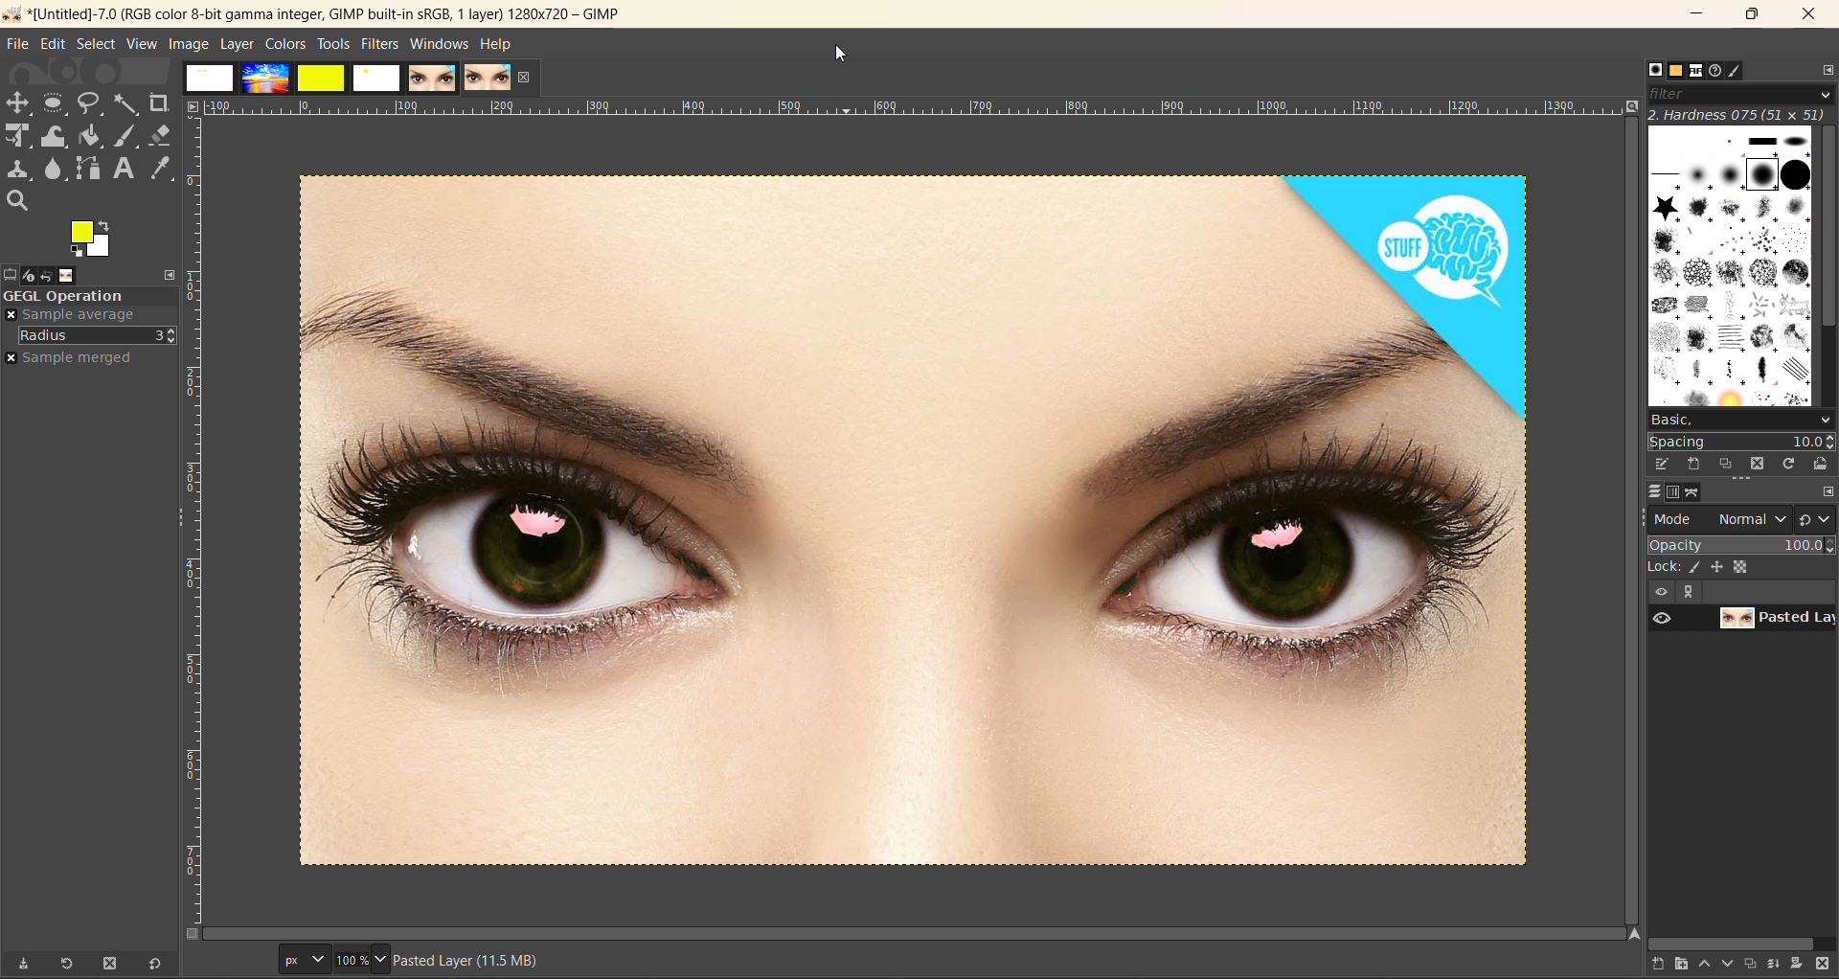 Image resolution: width=1839 pixels, height=979 pixels. I want to click on fonts, so click(1692, 71).